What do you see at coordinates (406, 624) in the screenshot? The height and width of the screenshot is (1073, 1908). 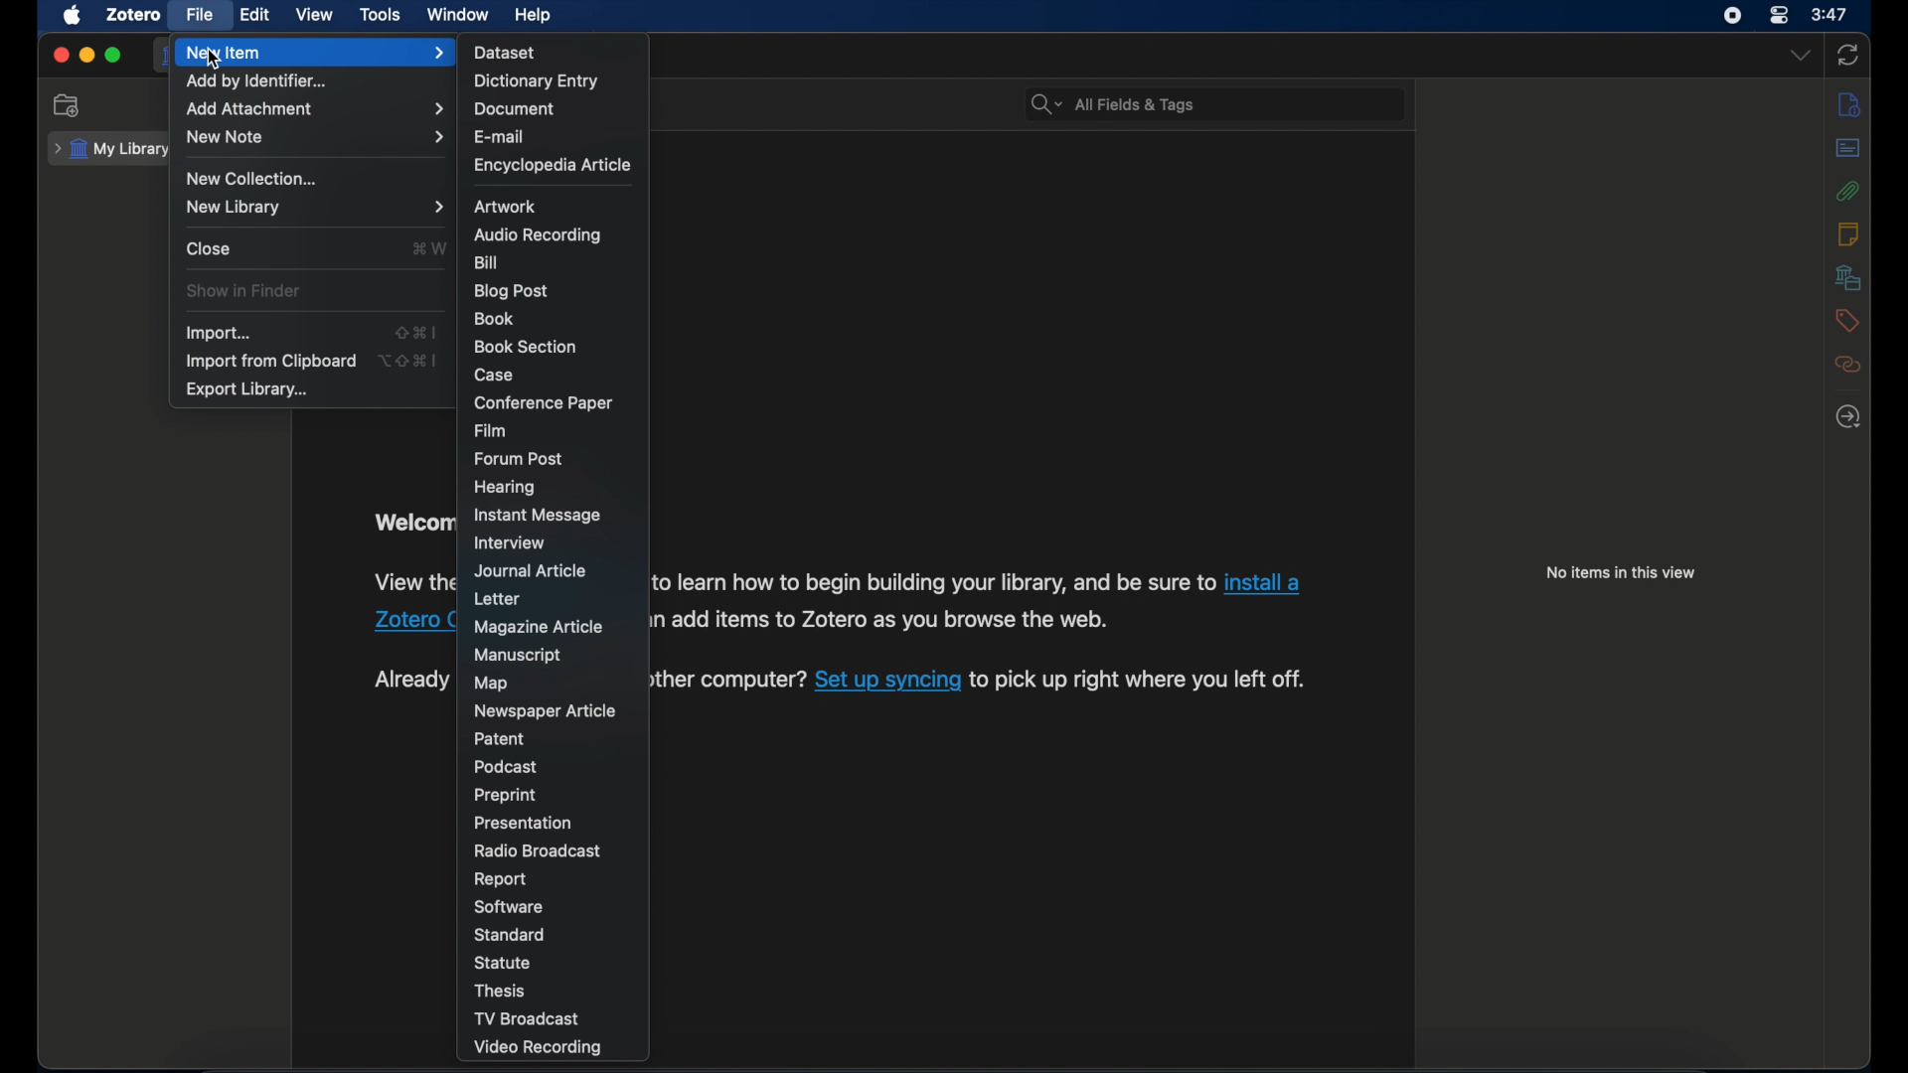 I see `hyperlink` at bounding box center [406, 624].